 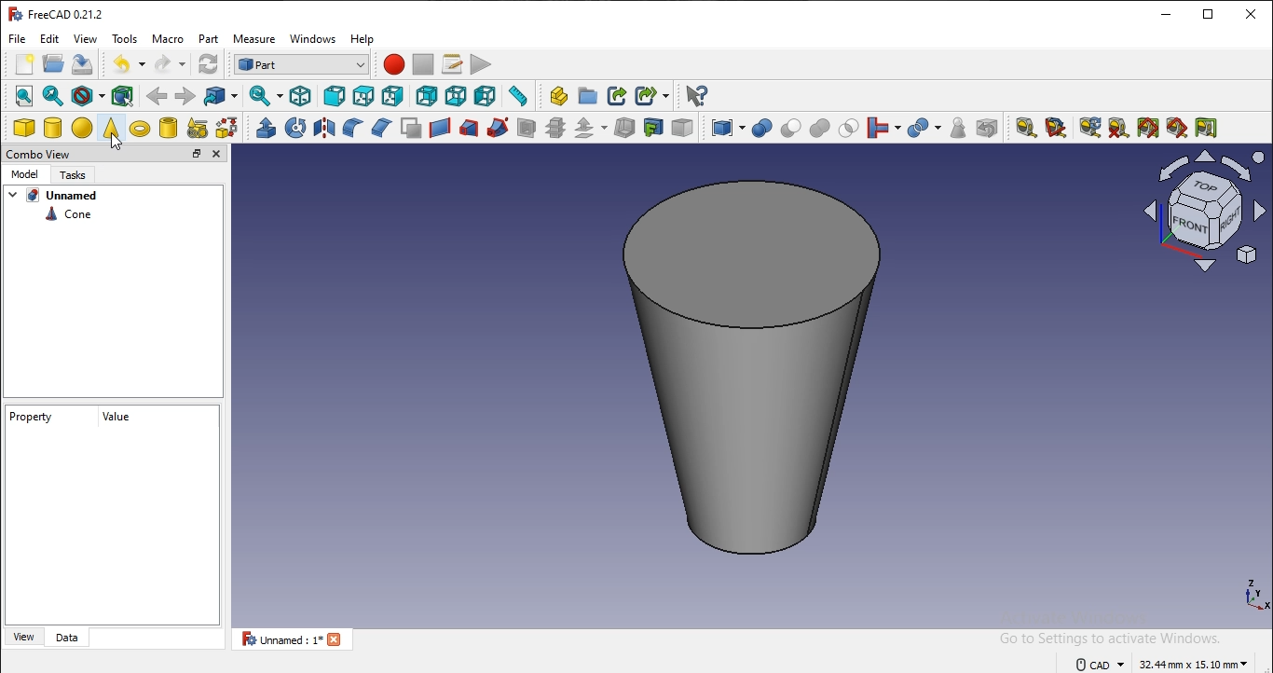 I want to click on refresh, so click(x=210, y=63).